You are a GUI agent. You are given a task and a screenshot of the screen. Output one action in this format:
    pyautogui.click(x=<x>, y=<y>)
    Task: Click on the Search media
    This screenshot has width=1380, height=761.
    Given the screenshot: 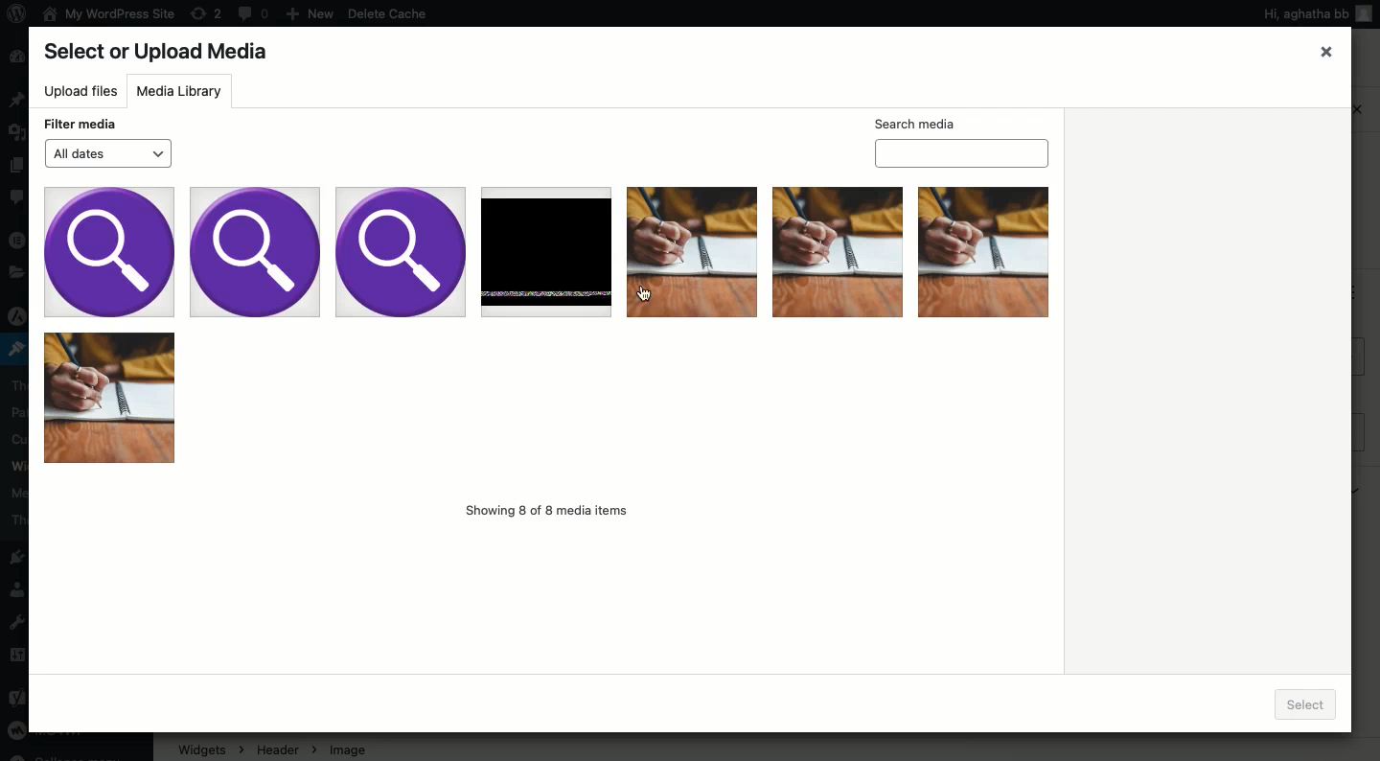 What is the action you would take?
    pyautogui.click(x=963, y=140)
    